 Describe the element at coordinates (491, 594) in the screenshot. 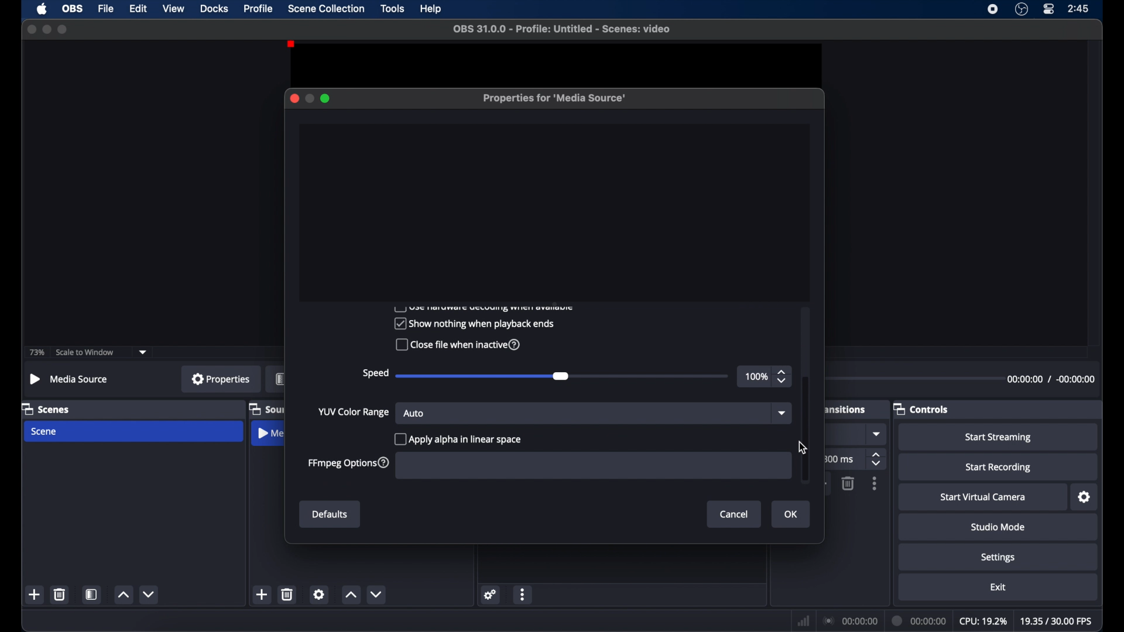

I see `settings` at that location.